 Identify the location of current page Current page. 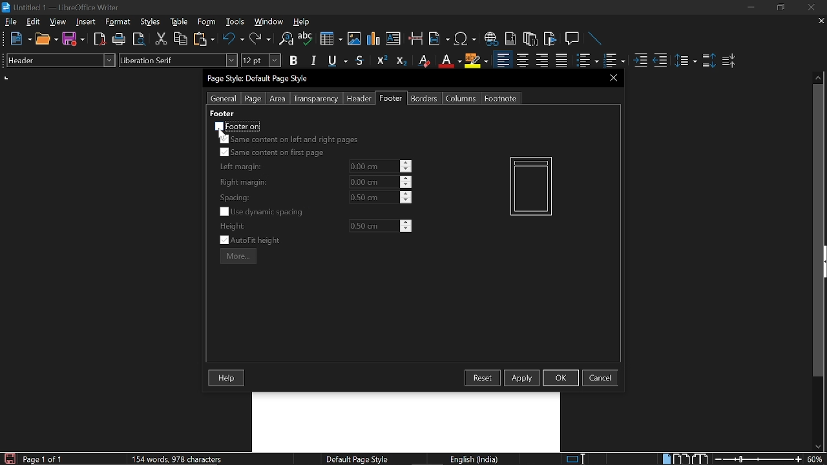
(42, 459).